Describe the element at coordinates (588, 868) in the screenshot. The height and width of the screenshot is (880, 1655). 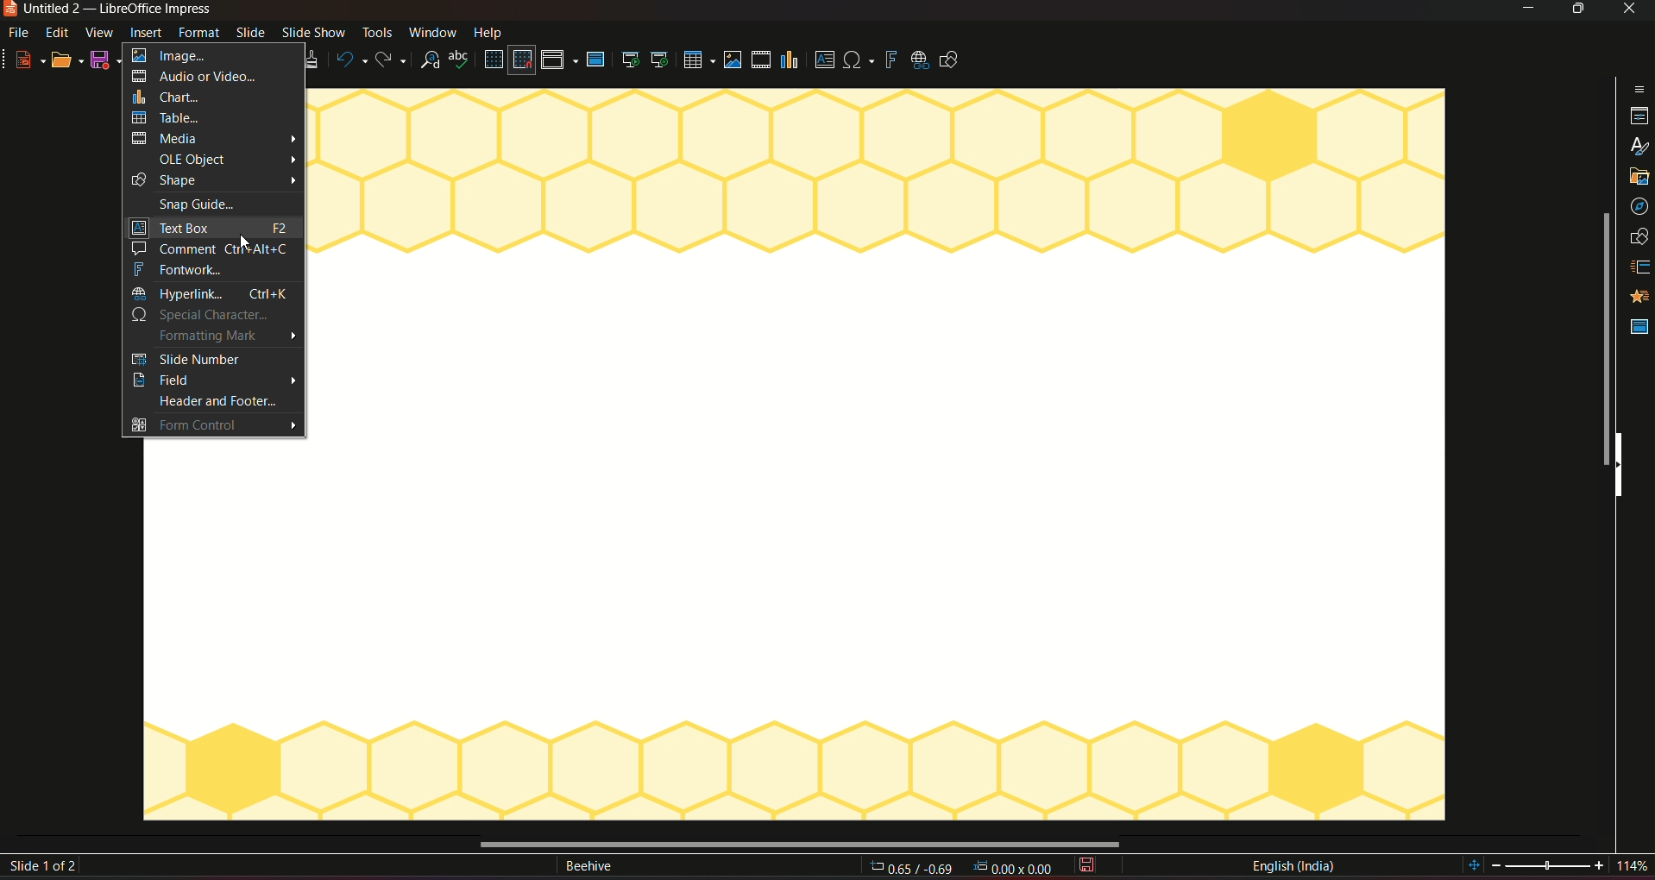
I see `text` at that location.